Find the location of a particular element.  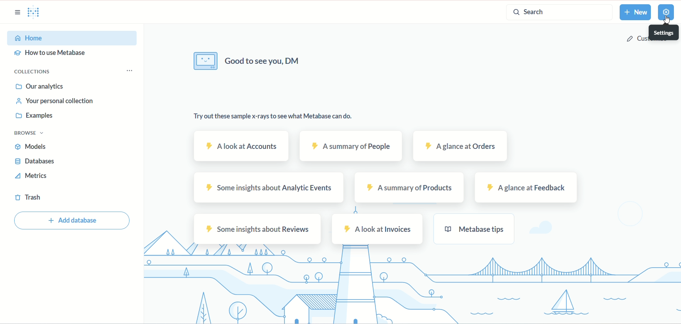

a summary of products is located at coordinates (410, 188).